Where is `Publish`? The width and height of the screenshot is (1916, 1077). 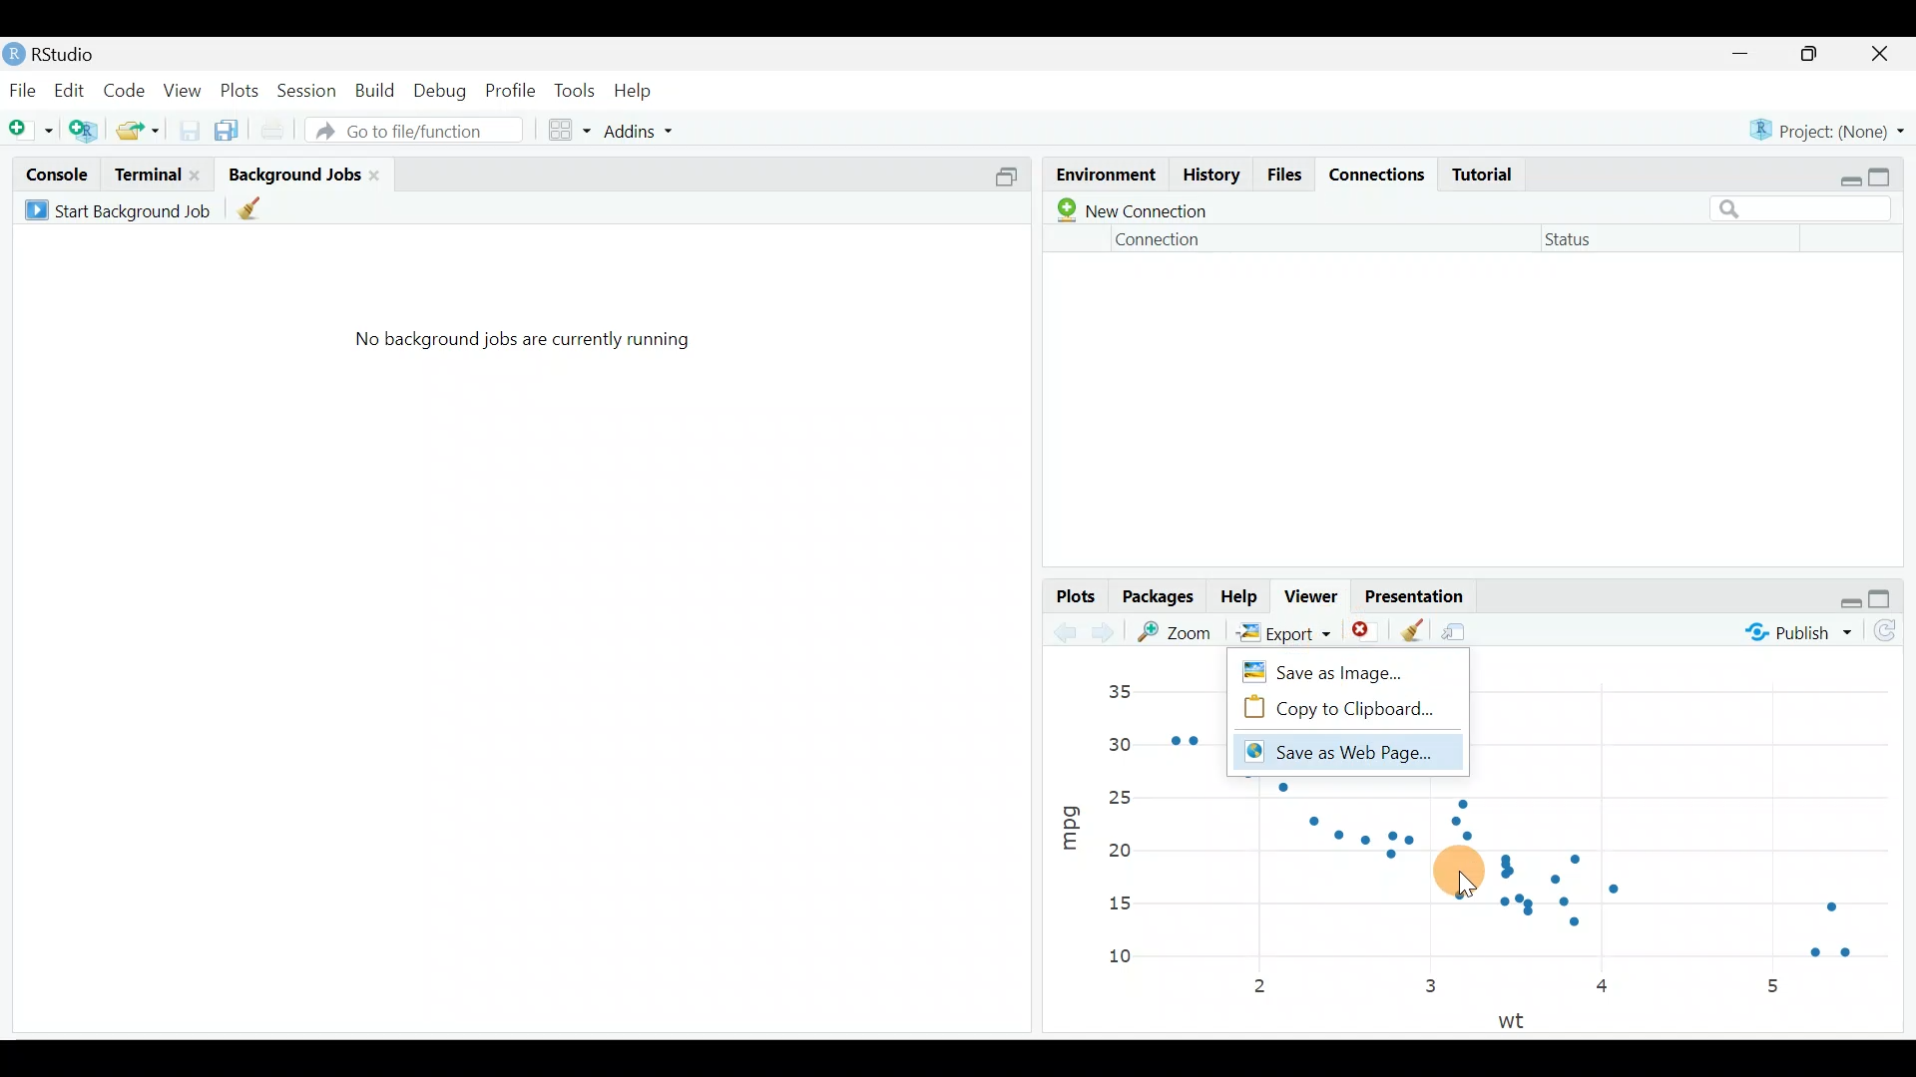
Publish is located at coordinates (1796, 636).